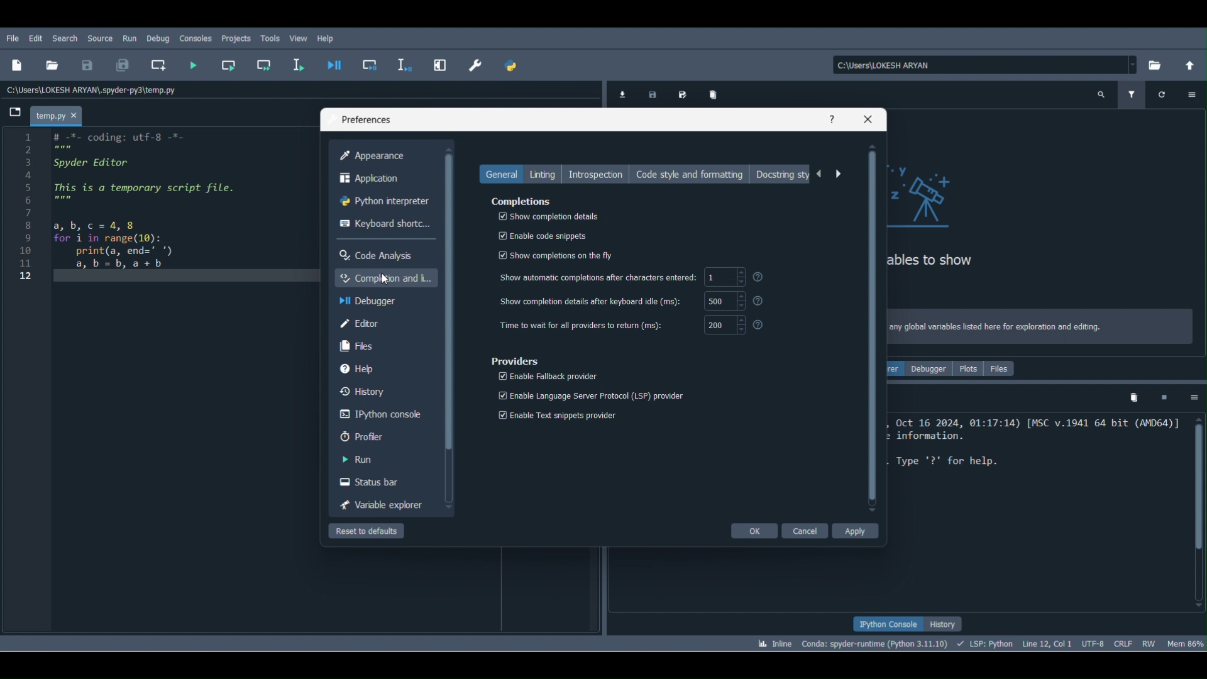  What do you see at coordinates (229, 67) in the screenshot?
I see `Run current cell (Ctrl + Return)` at bounding box center [229, 67].